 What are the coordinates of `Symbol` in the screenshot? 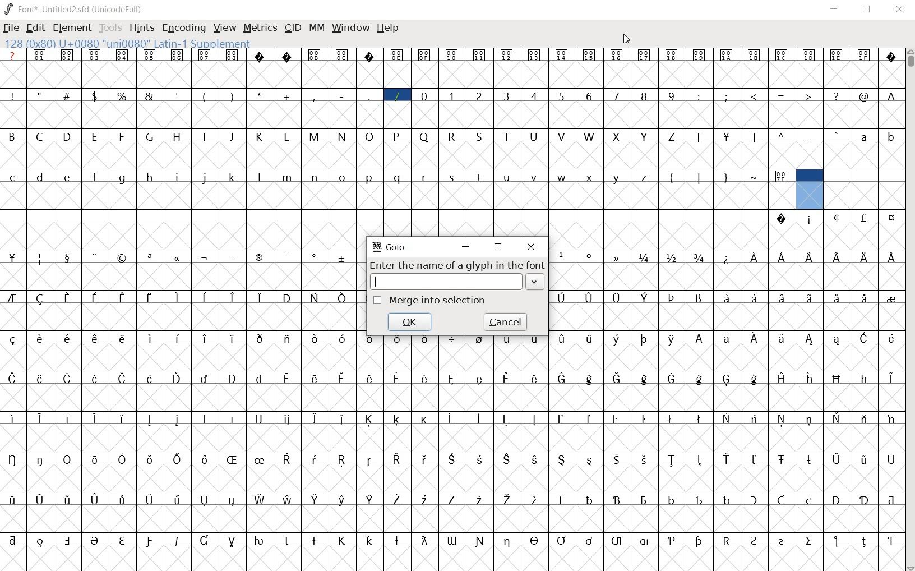 It's located at (591, 540).